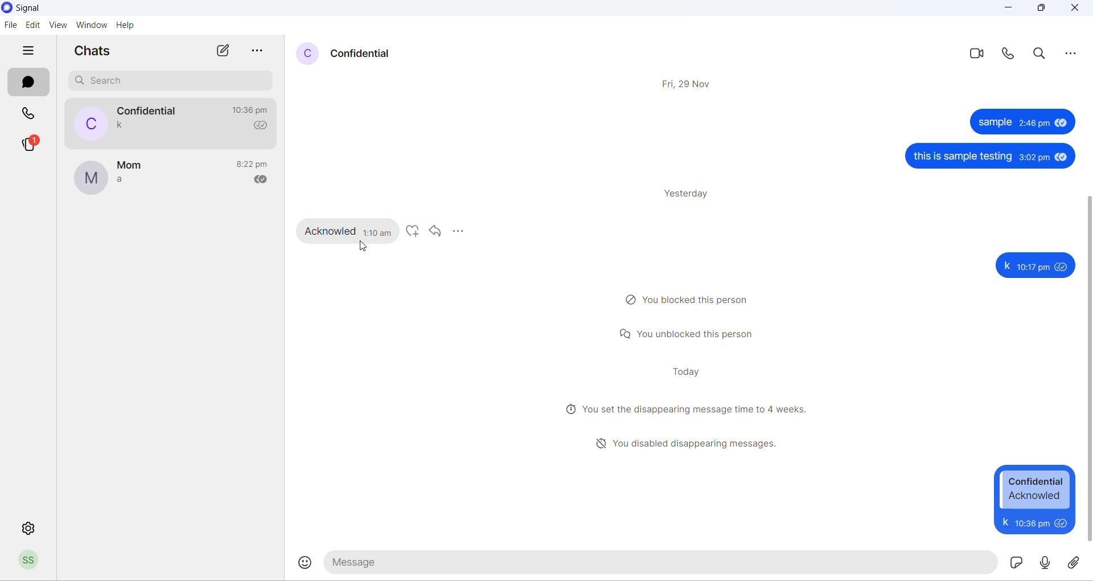 The width and height of the screenshot is (1093, 581). Describe the element at coordinates (363, 53) in the screenshot. I see `contact name` at that location.